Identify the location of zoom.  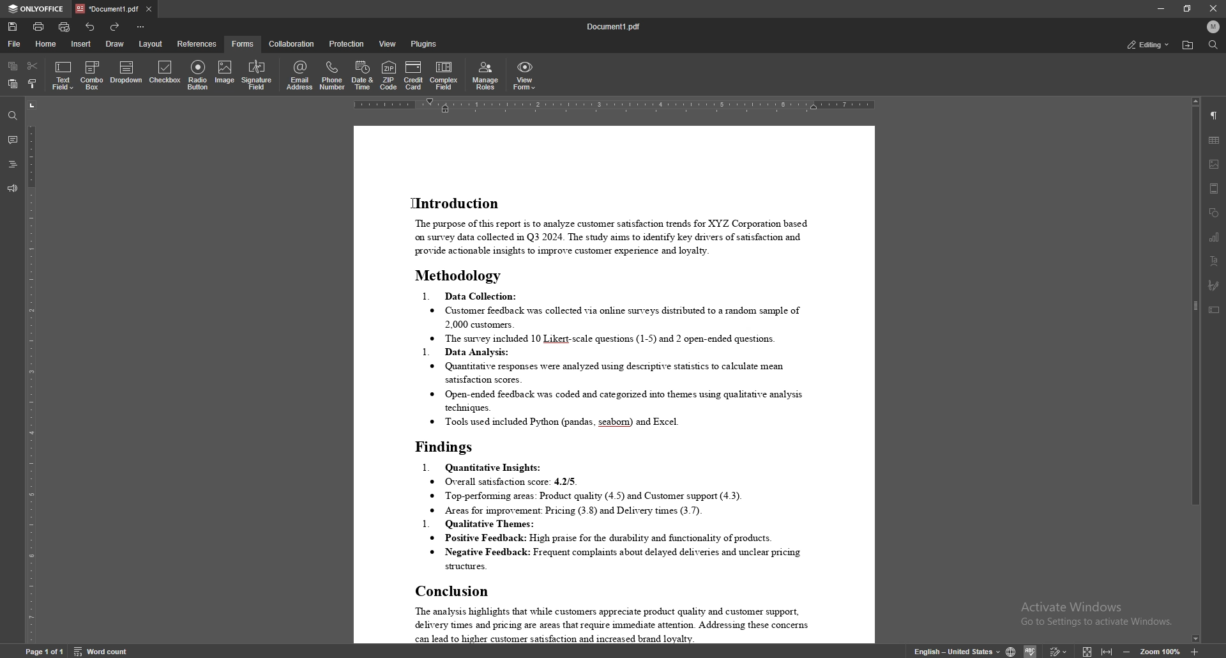
(1160, 651).